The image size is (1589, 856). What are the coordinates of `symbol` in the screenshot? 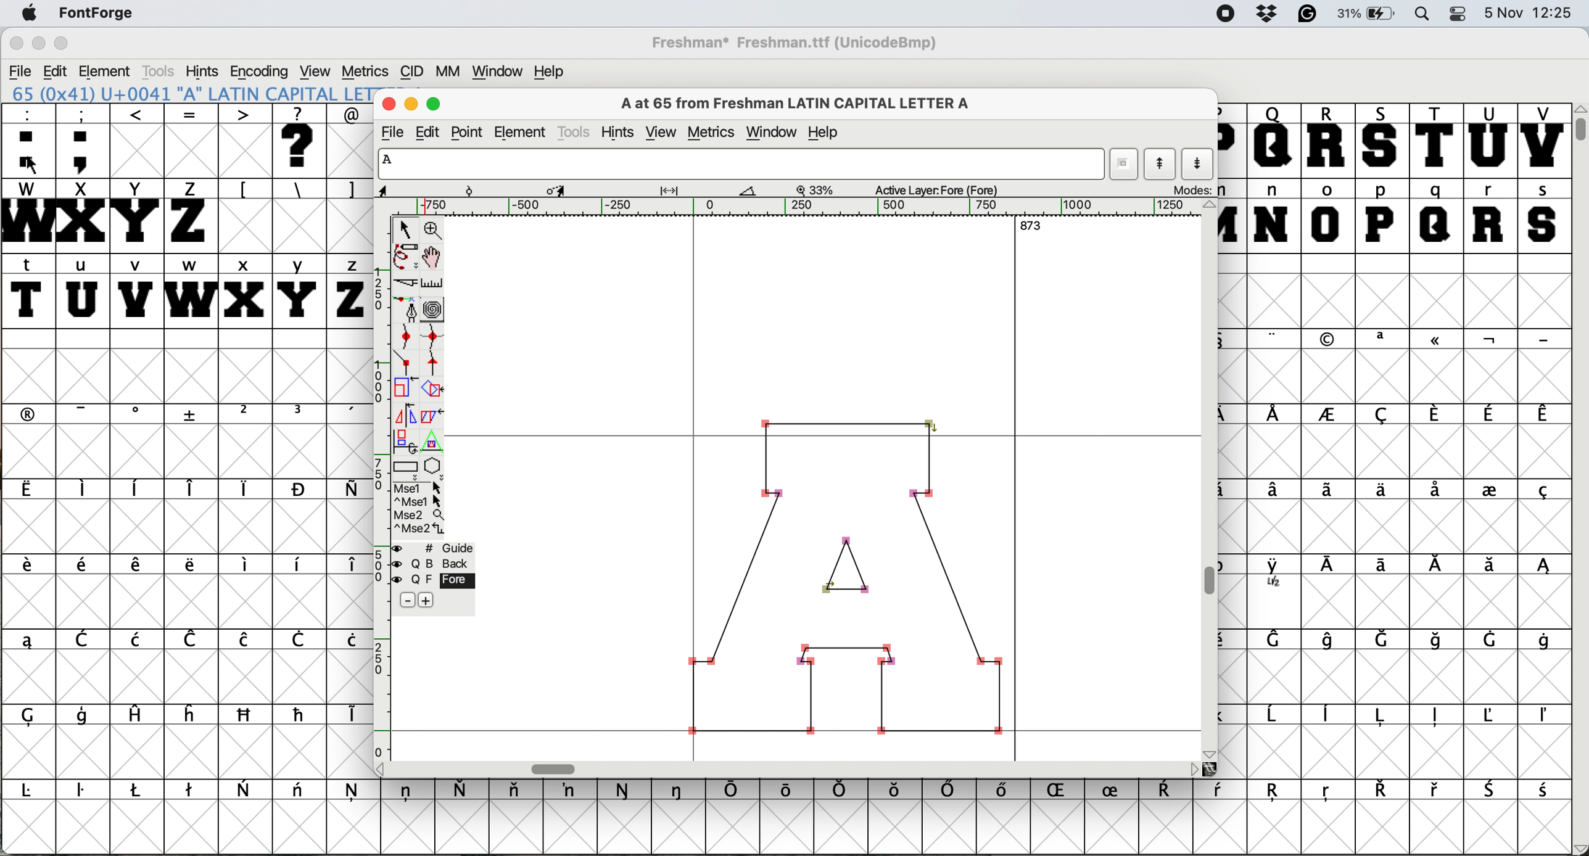 It's located at (1435, 716).